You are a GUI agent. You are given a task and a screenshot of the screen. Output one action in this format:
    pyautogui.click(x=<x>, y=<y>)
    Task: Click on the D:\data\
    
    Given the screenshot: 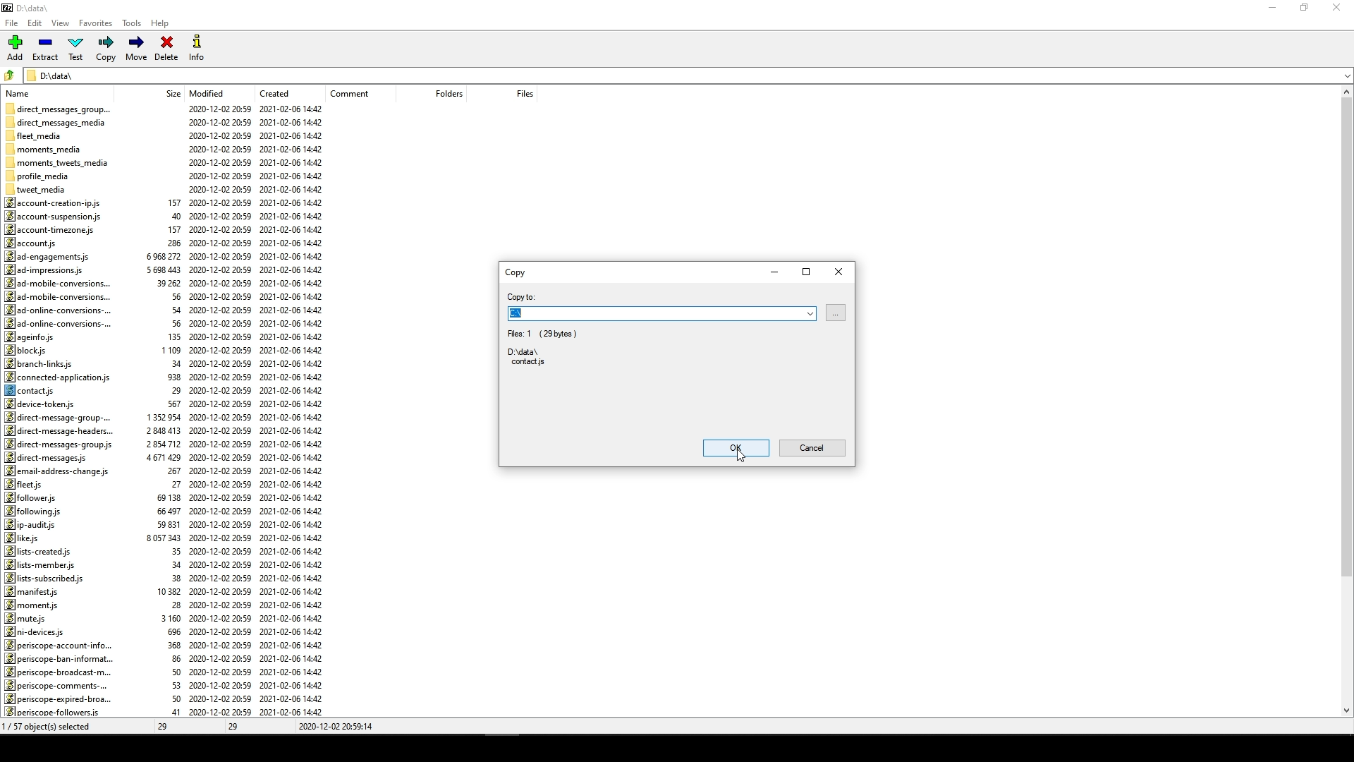 What is the action you would take?
    pyautogui.click(x=54, y=75)
    